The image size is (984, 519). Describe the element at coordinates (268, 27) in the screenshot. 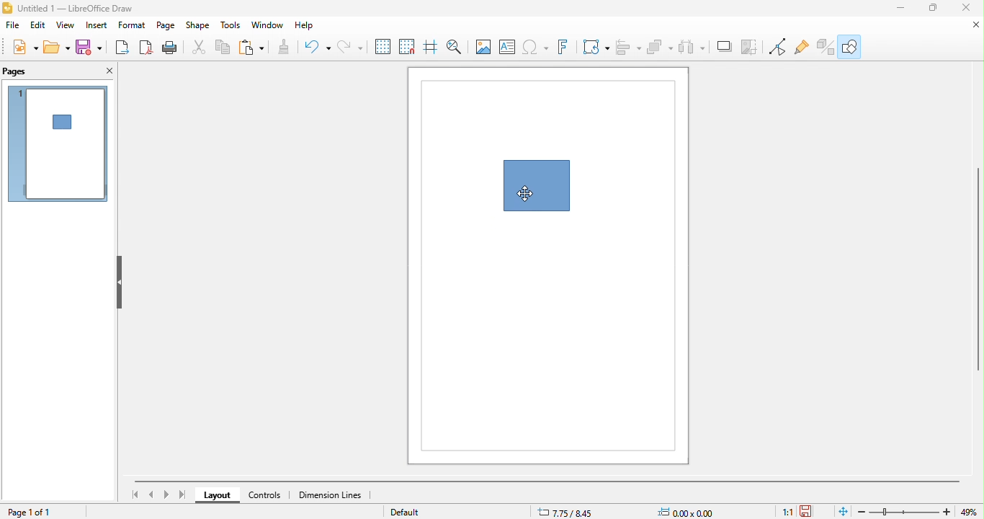

I see `window` at that location.